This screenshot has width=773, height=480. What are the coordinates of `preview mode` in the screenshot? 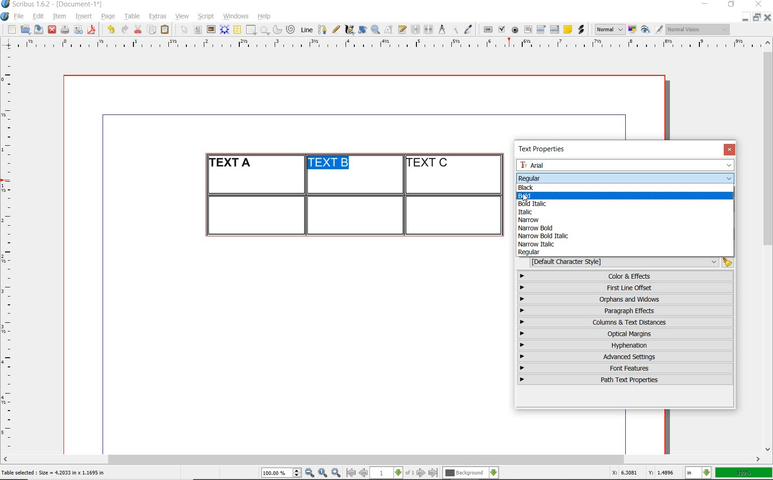 It's located at (652, 30).